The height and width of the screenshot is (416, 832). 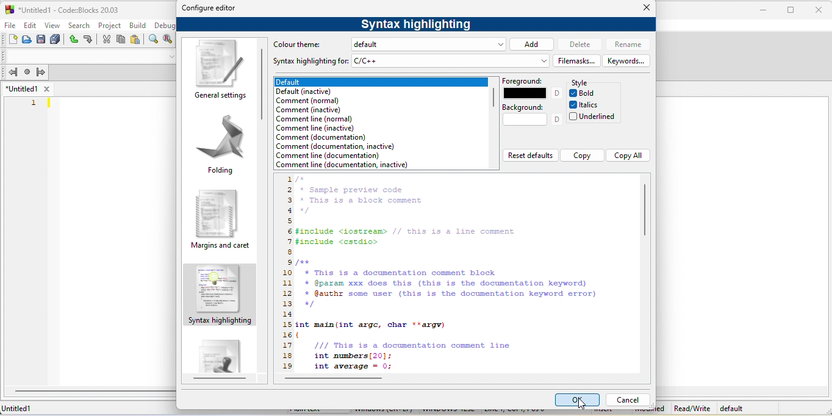 I want to click on vertical scroll bar, so click(x=493, y=98).